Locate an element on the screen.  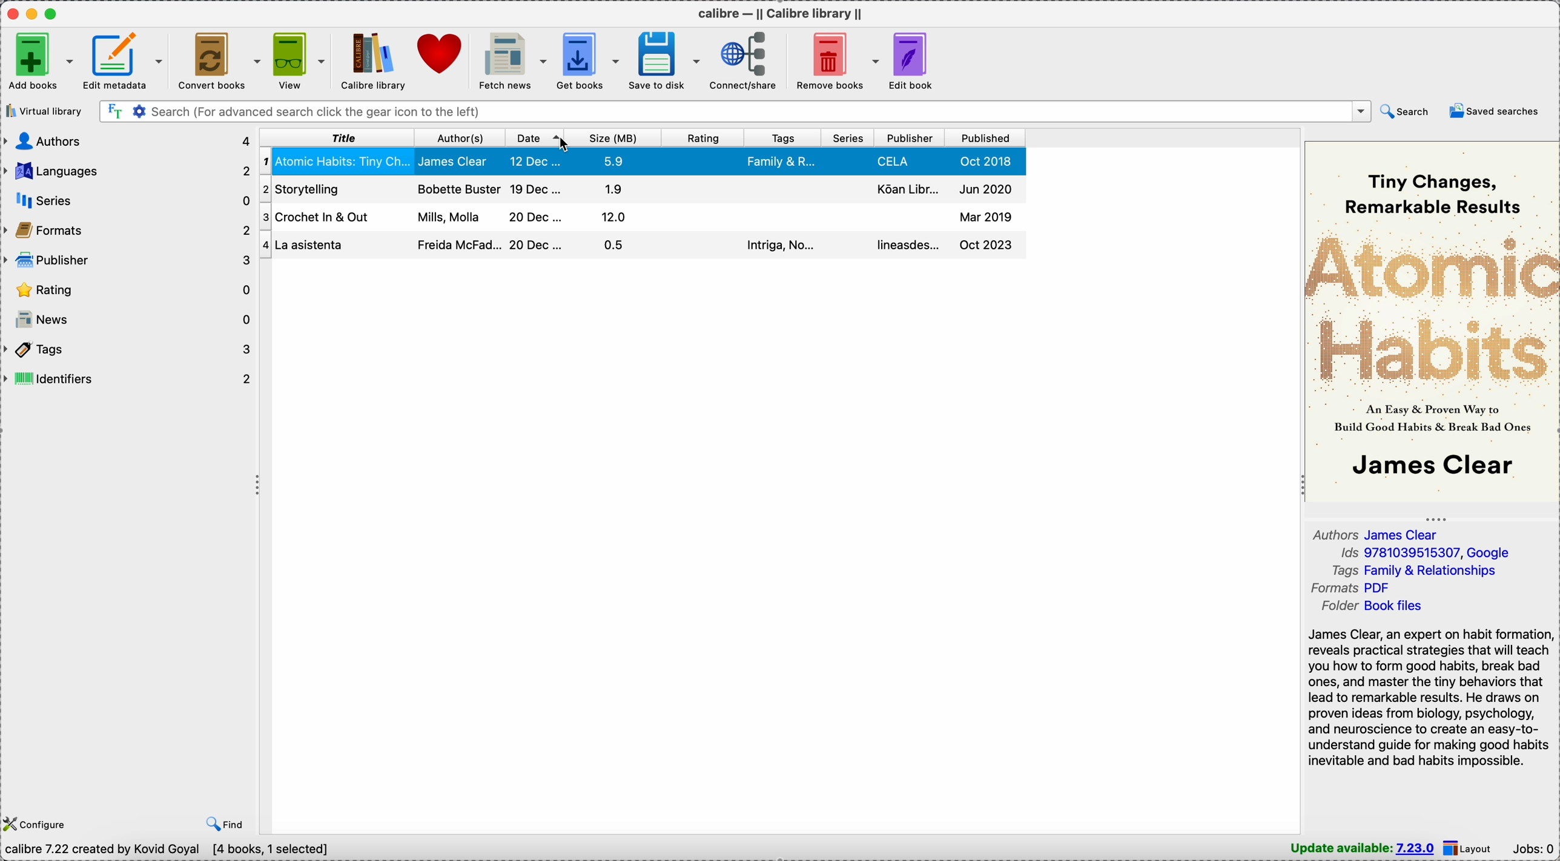
layout is located at coordinates (1470, 849).